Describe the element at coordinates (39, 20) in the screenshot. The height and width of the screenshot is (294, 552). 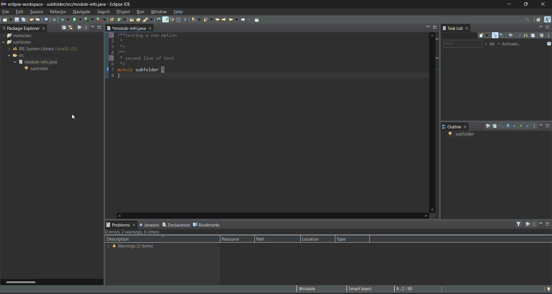
I see `redo` at that location.